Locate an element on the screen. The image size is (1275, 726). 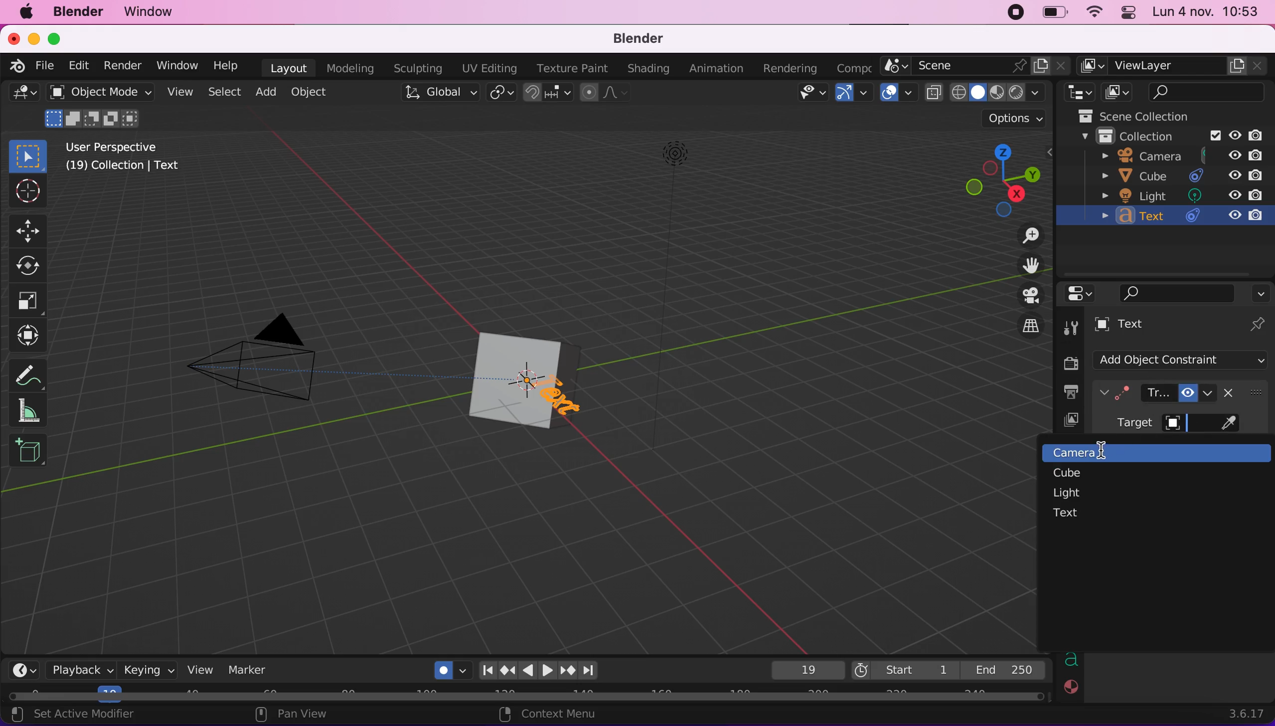
pan view is located at coordinates (331, 716).